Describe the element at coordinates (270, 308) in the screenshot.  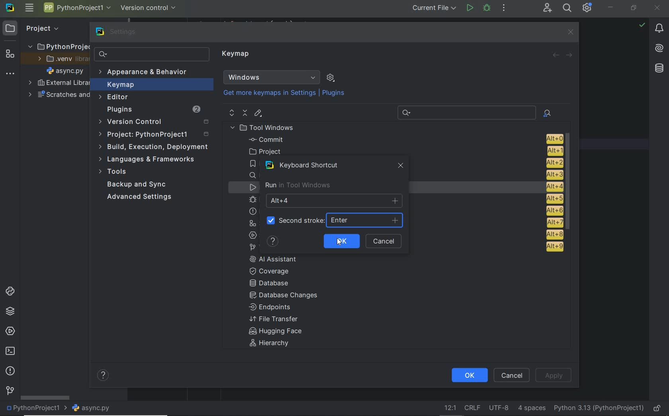
I see `Endpoints` at that location.